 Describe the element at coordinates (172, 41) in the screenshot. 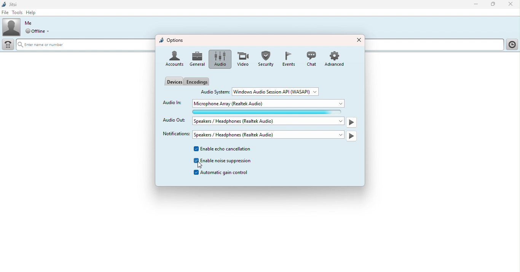

I see `Options` at that location.